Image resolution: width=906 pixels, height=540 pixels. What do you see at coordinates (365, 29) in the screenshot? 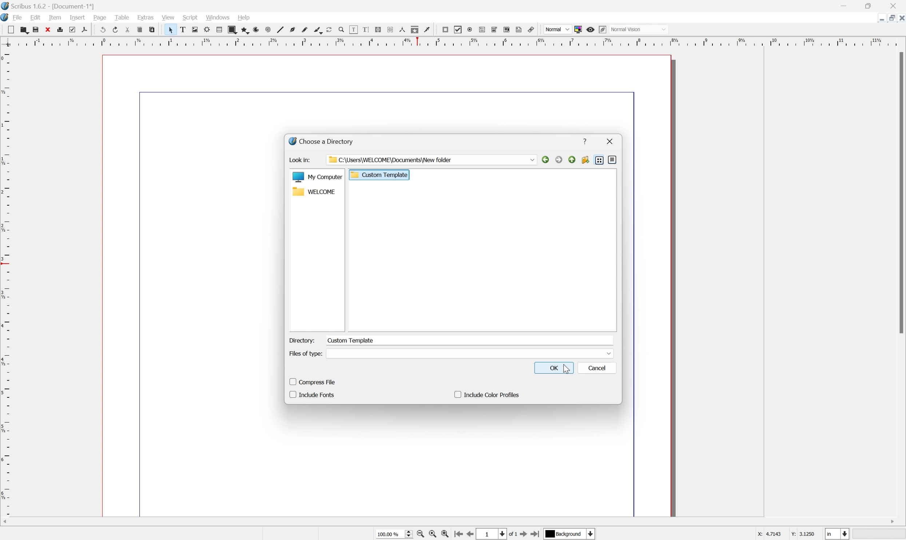
I see `edit text with story editor` at bounding box center [365, 29].